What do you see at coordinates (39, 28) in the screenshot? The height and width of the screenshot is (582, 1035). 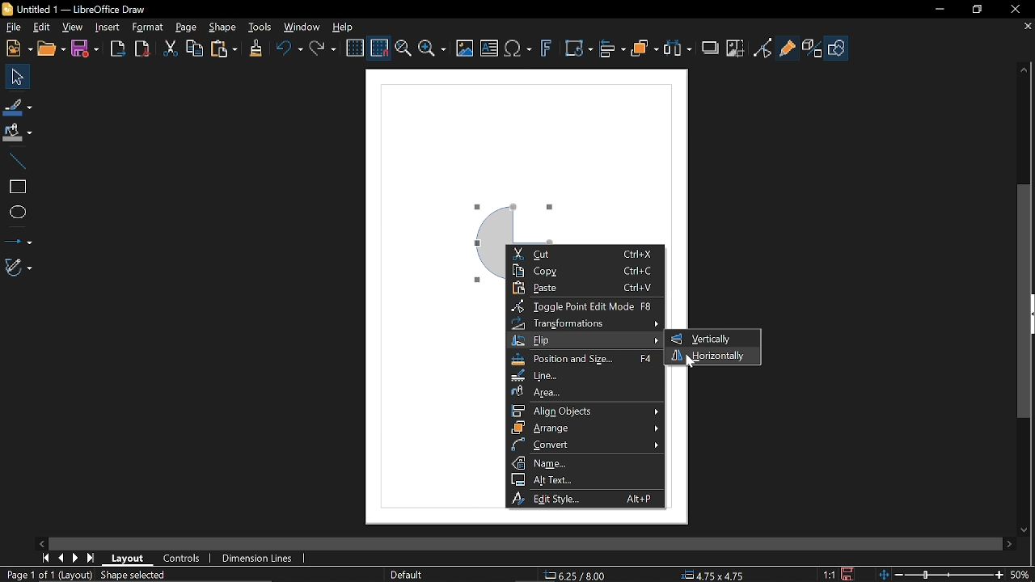 I see `Edit` at bounding box center [39, 28].